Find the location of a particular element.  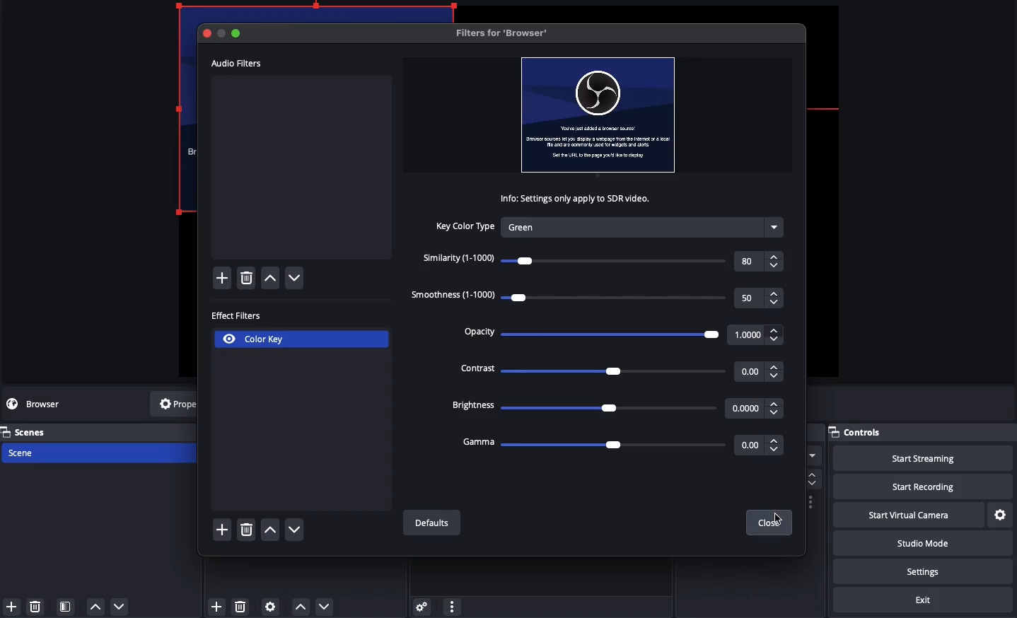

Close is located at coordinates (770, 524).